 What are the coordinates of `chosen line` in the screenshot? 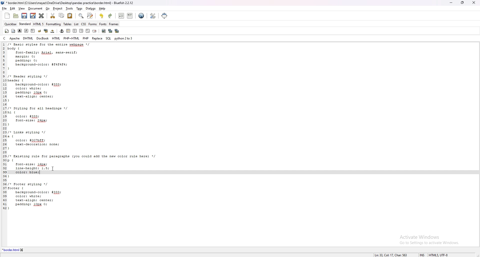 It's located at (36, 168).